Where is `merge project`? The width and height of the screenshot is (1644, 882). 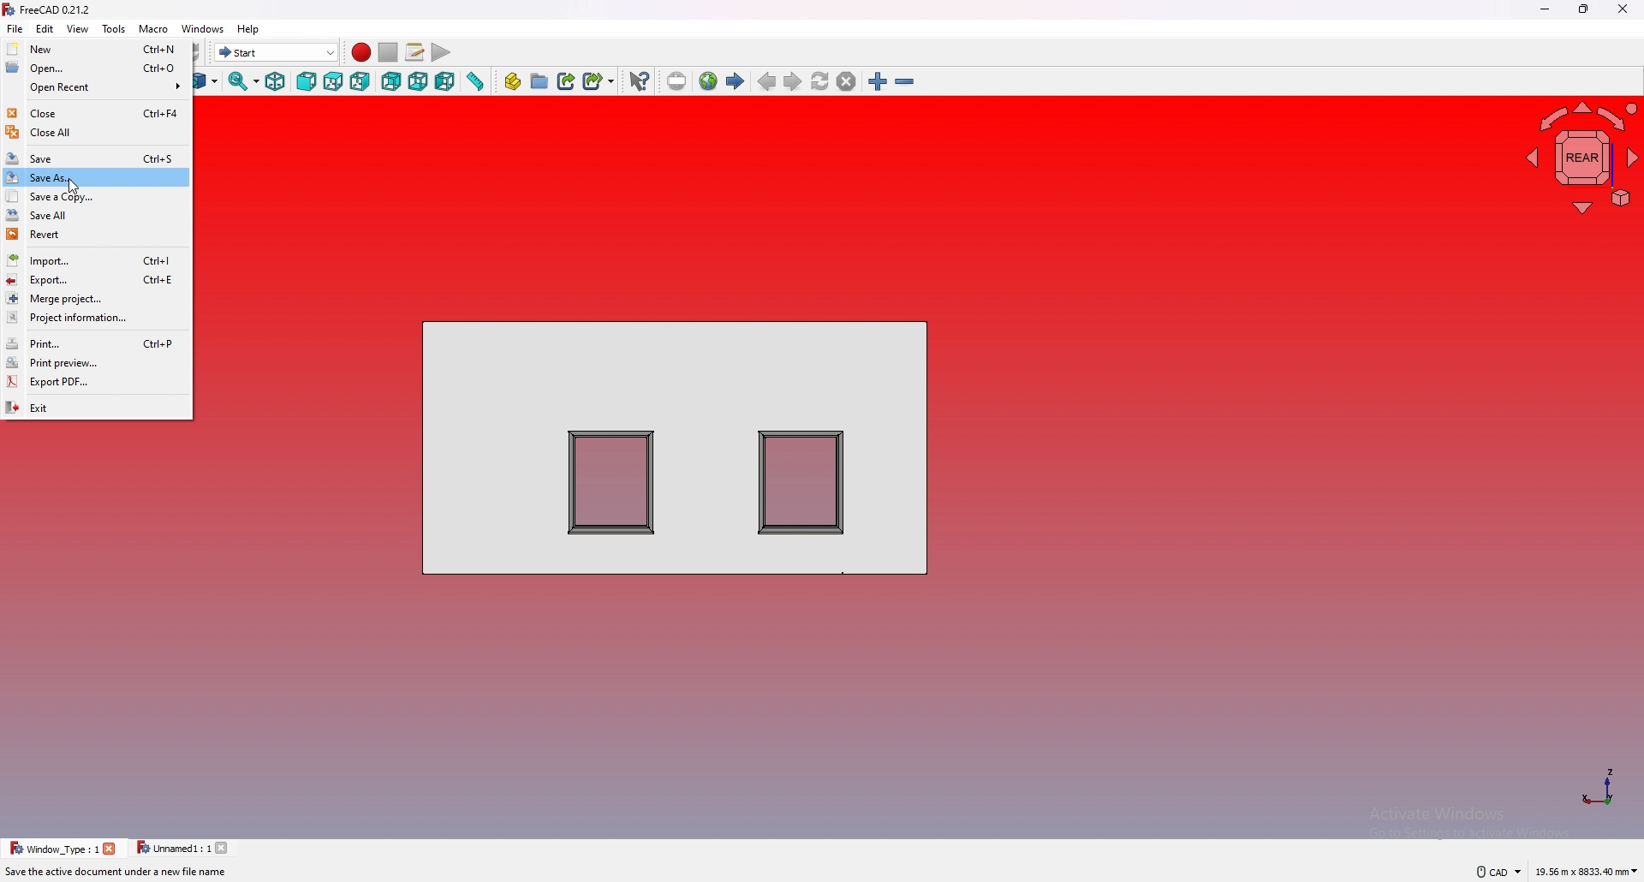 merge project is located at coordinates (96, 297).